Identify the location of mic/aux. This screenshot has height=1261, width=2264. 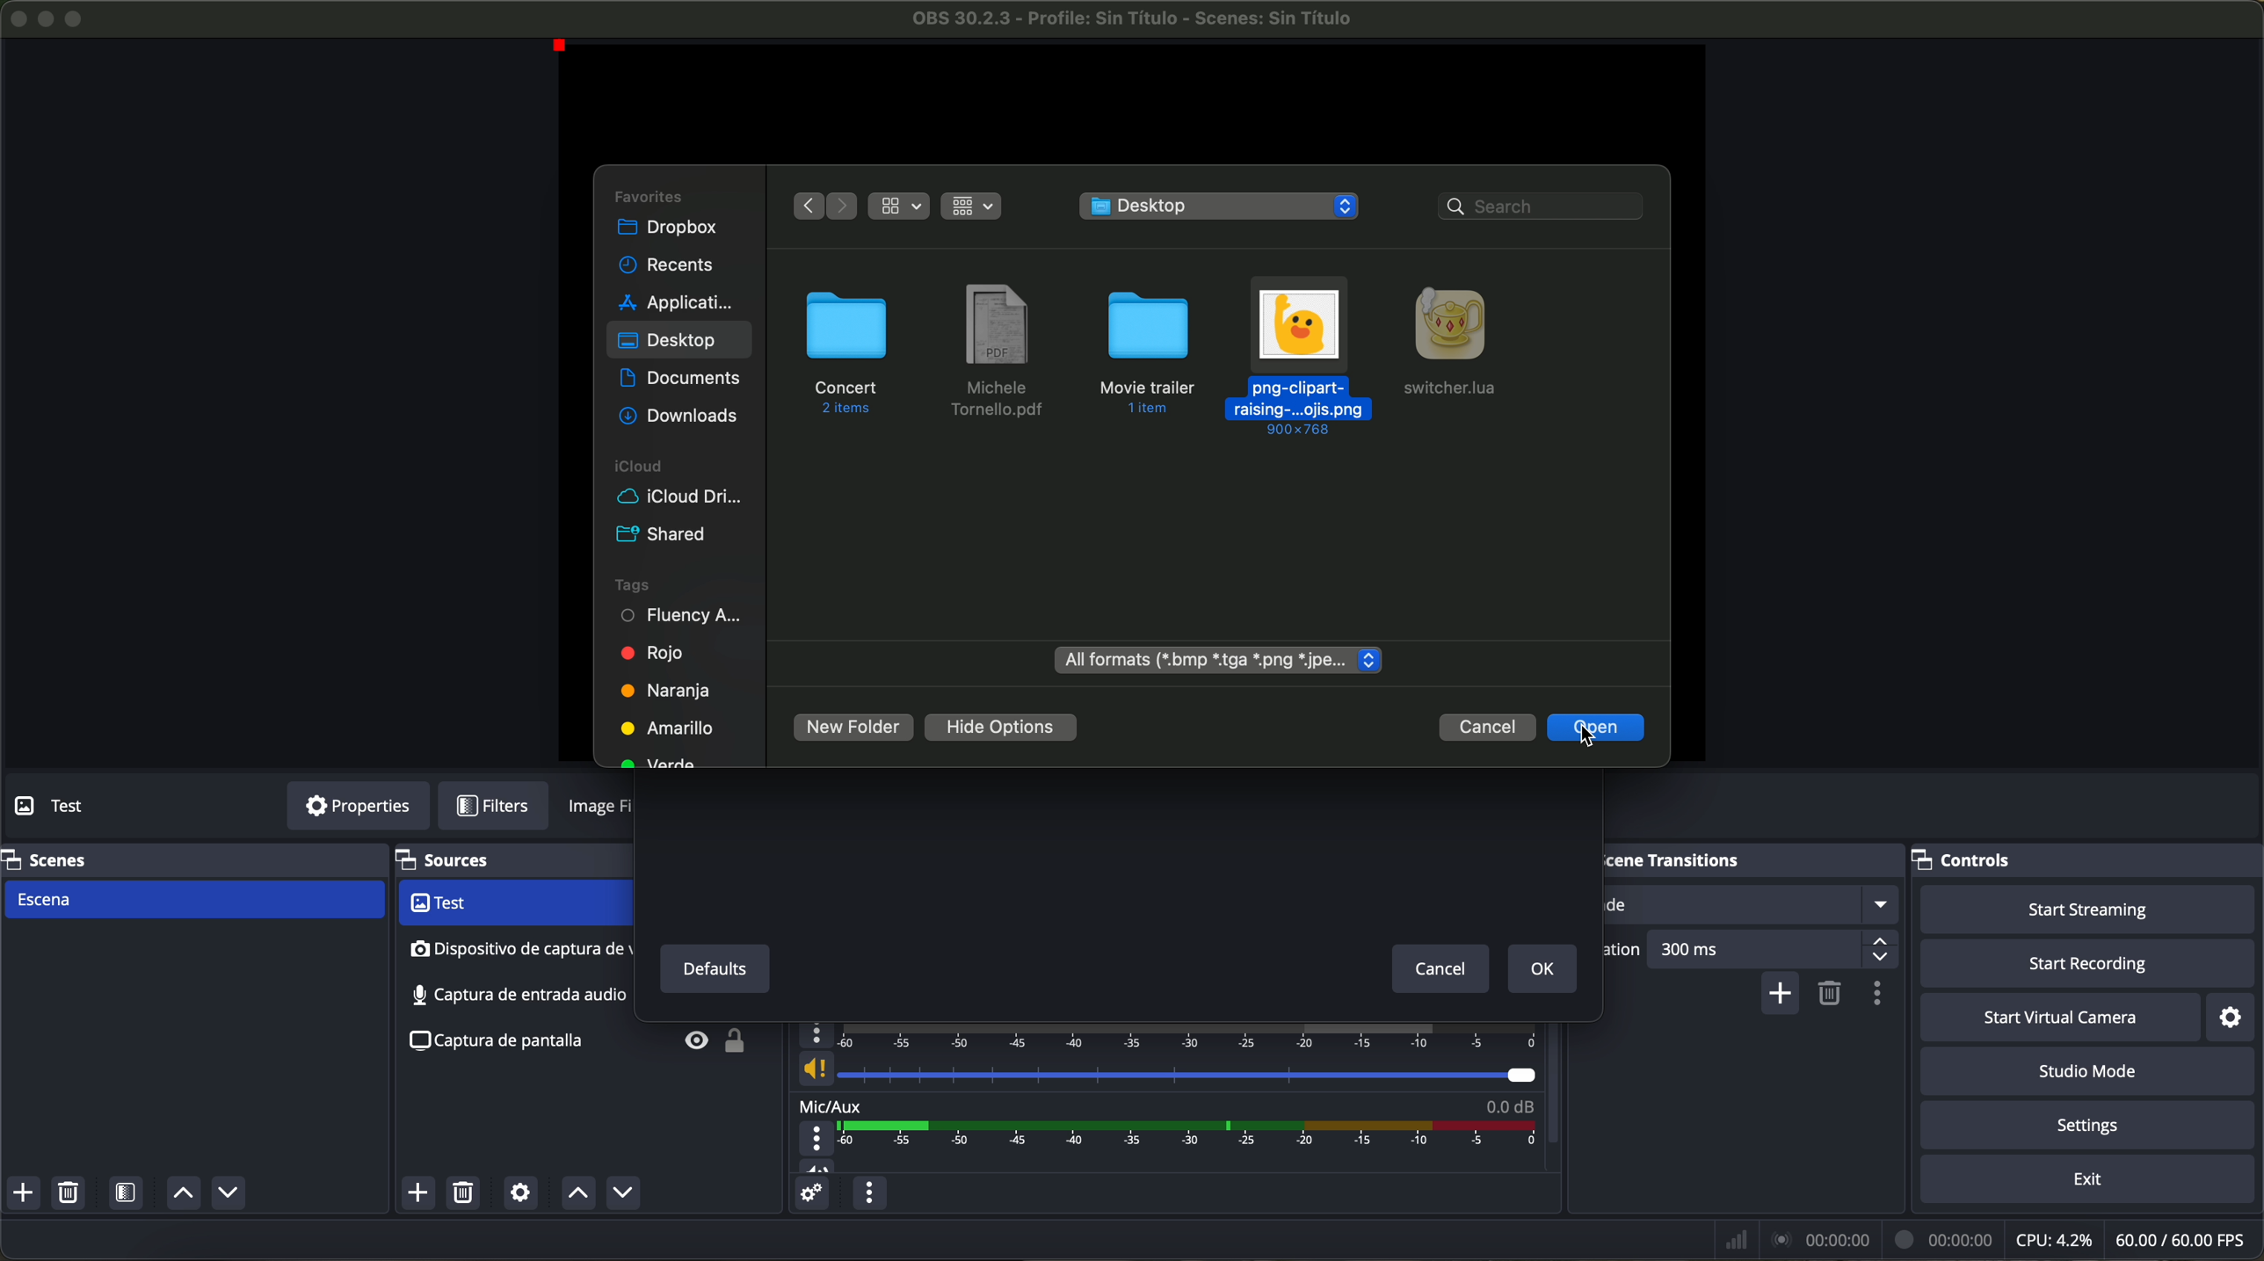
(831, 1105).